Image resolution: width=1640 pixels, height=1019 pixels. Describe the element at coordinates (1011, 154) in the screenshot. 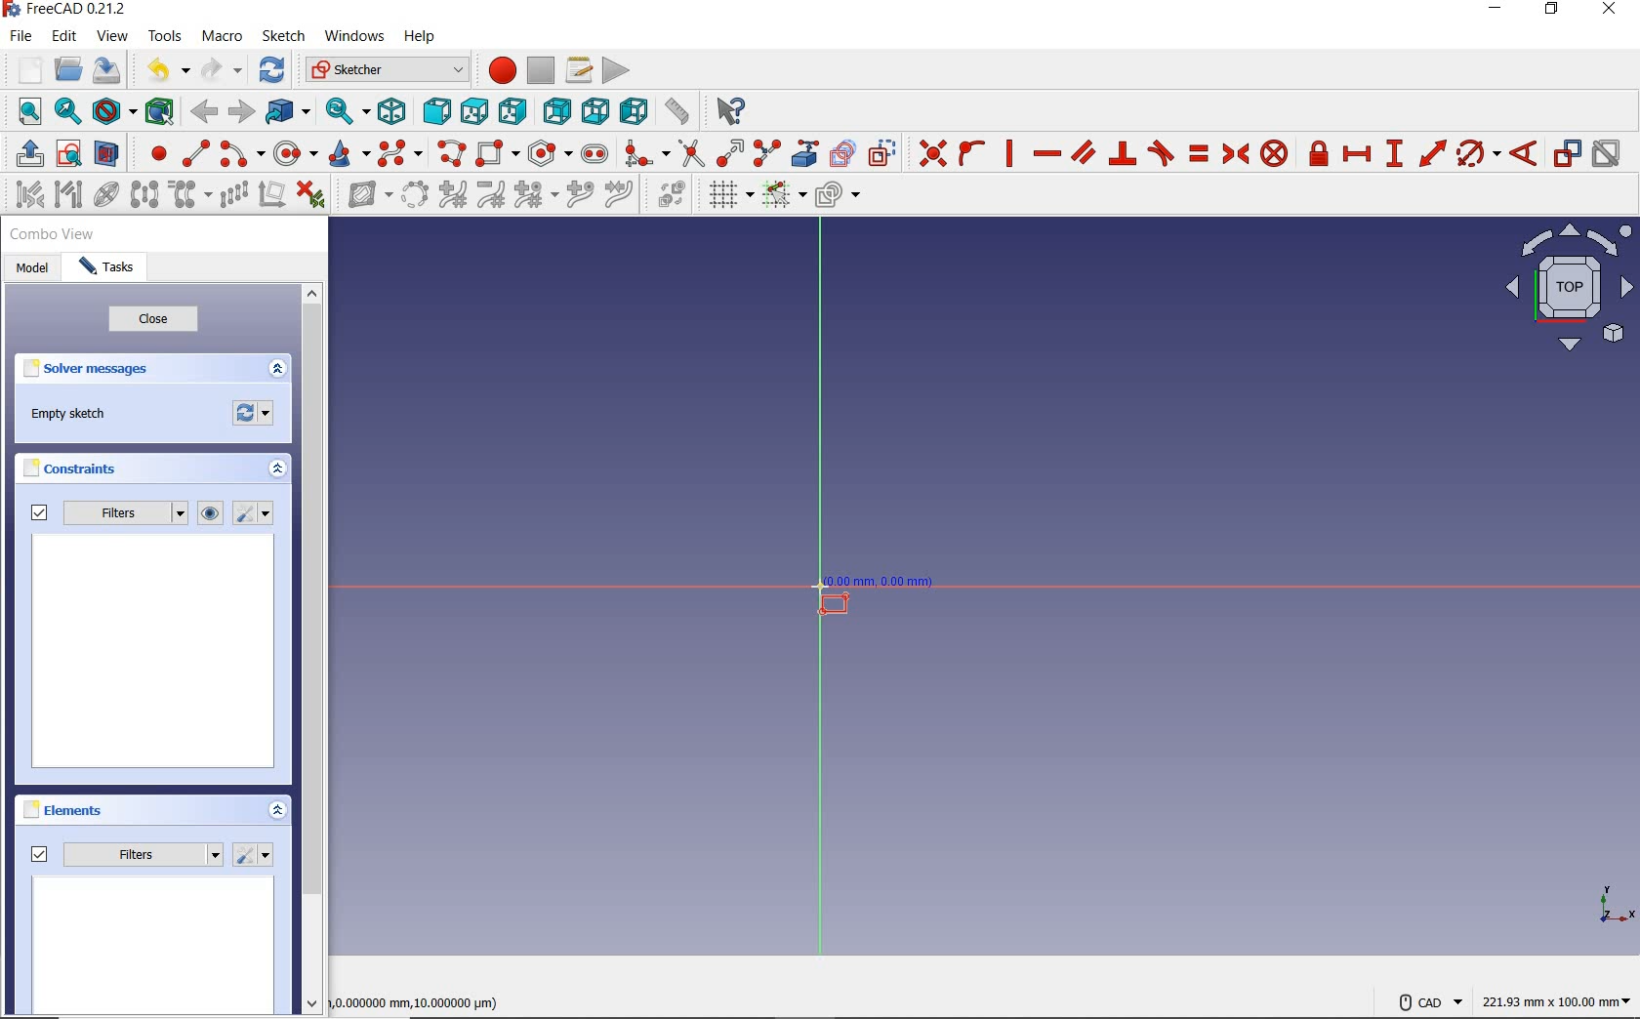

I see `constrain vertically` at that location.